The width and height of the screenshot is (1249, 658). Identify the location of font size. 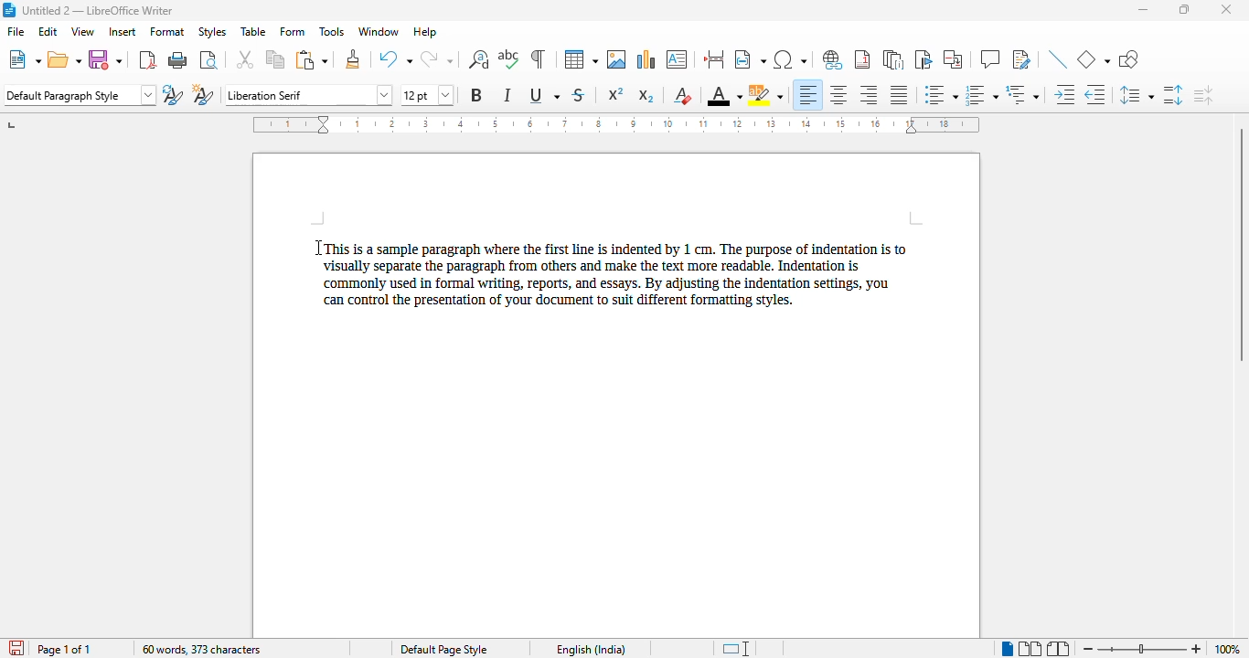
(426, 95).